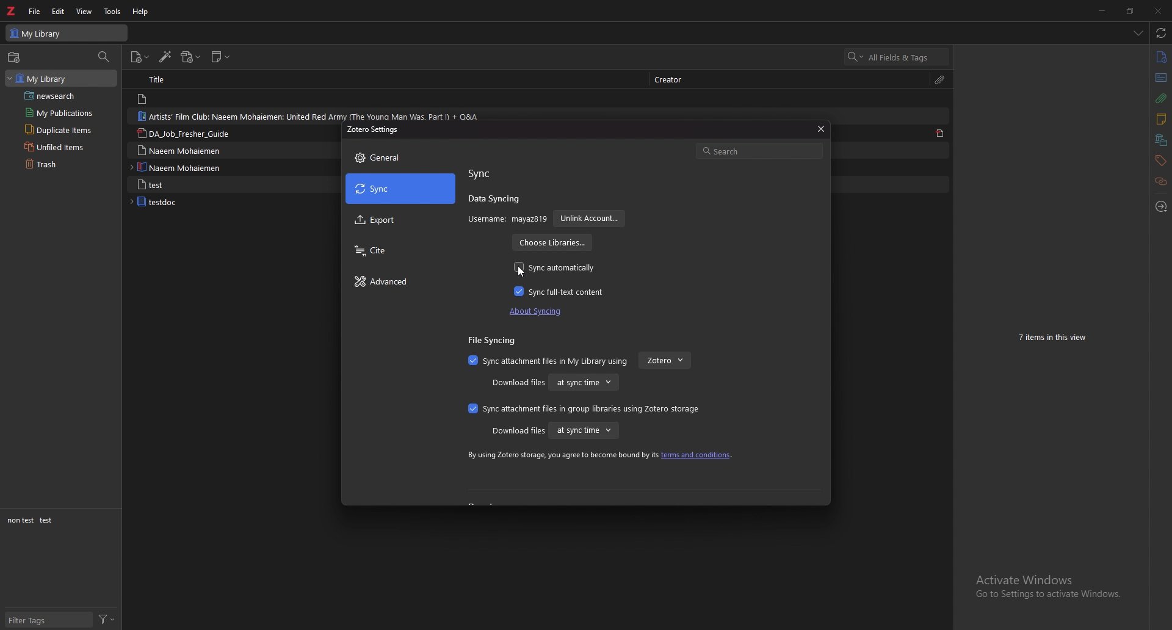 The width and height of the screenshot is (1172, 630). I want to click on duplicate items, so click(64, 129).